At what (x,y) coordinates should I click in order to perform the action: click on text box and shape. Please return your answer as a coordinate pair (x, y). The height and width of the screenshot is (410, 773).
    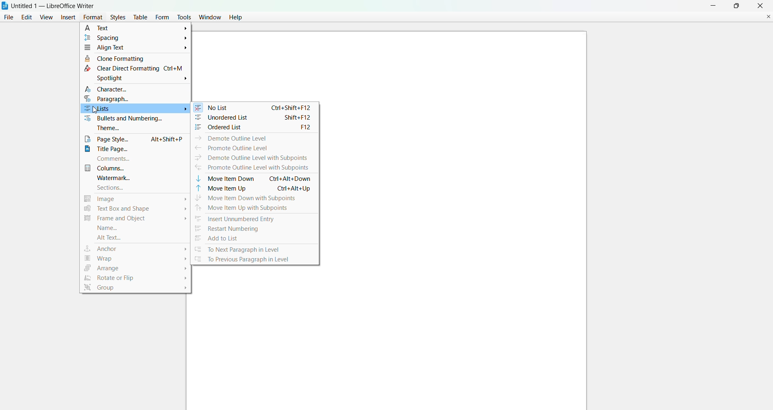
    Looking at the image, I should click on (133, 209).